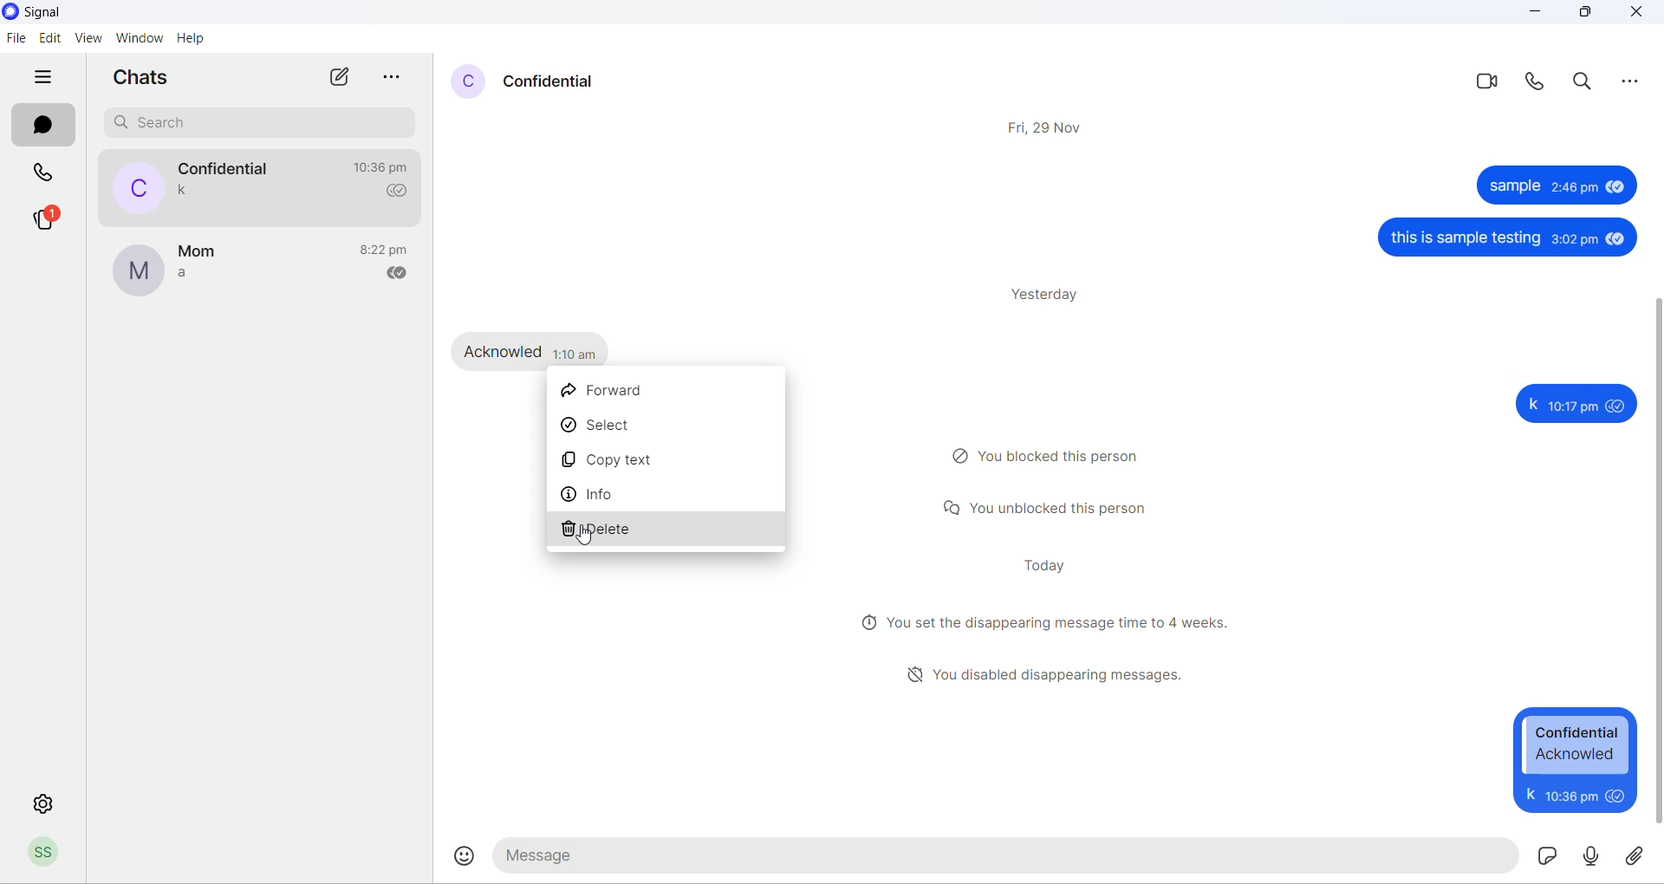  Describe the element at coordinates (1545, 855) in the screenshot. I see `sticker` at that location.